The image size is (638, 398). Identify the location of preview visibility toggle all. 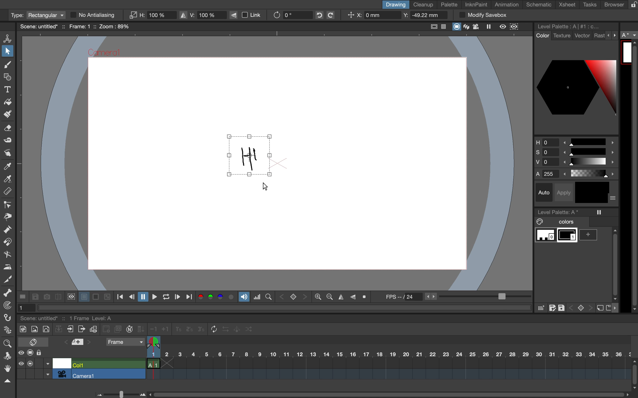
(21, 364).